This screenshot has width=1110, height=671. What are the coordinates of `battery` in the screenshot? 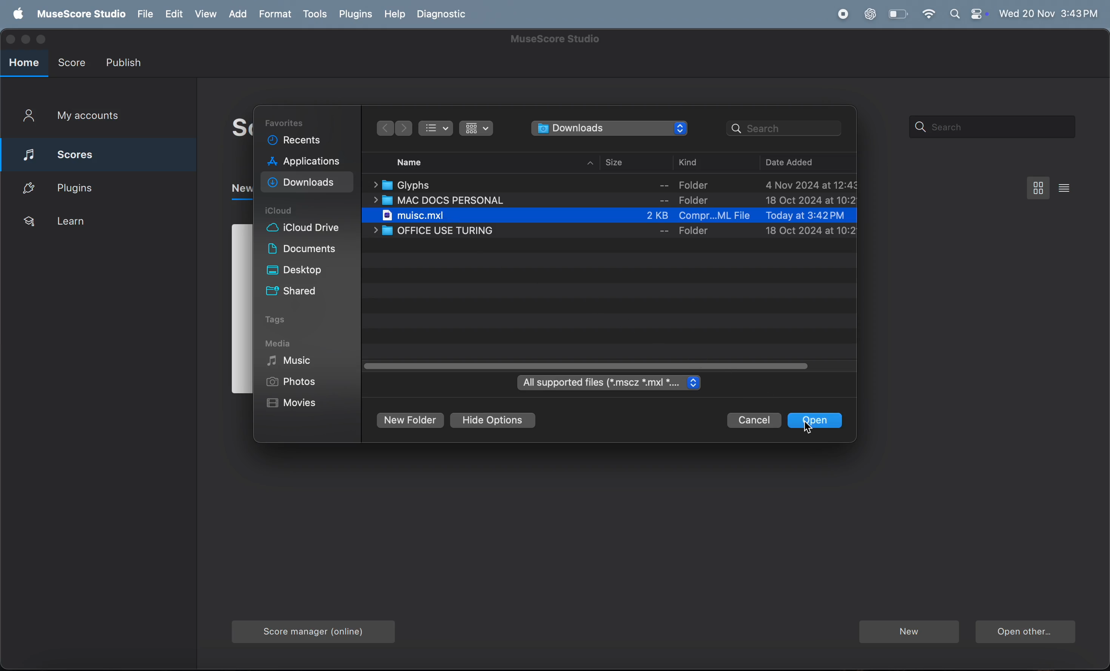 It's located at (898, 14).